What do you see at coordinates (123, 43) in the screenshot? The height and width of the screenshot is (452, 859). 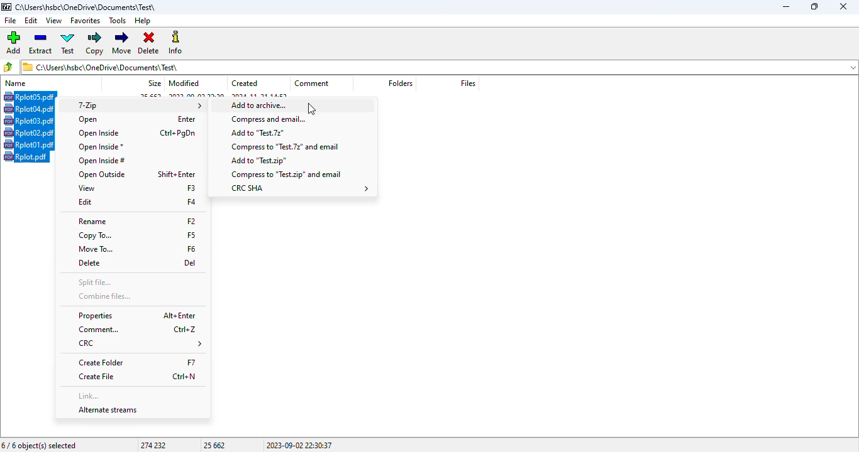 I see `move` at bounding box center [123, 43].